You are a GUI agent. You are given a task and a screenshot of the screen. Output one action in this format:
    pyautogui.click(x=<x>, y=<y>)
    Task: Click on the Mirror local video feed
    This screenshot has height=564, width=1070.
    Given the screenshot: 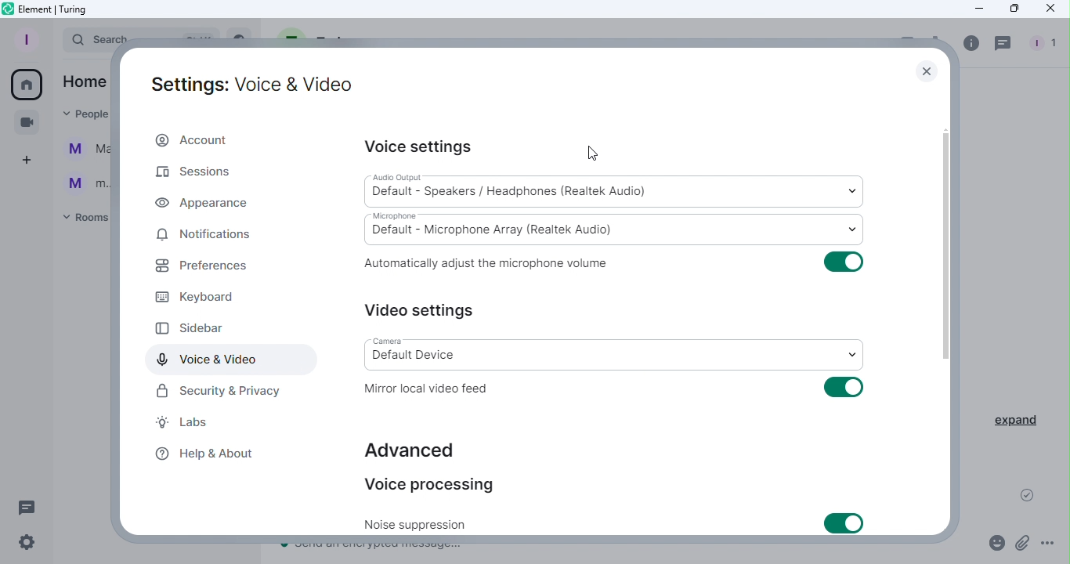 What is the action you would take?
    pyautogui.click(x=430, y=388)
    